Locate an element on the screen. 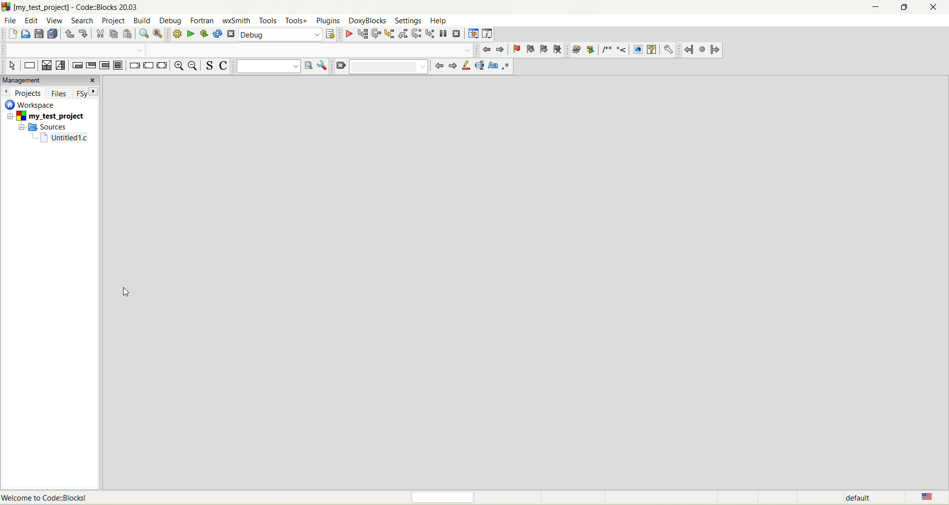 The image size is (949, 505). break instruction is located at coordinates (133, 67).